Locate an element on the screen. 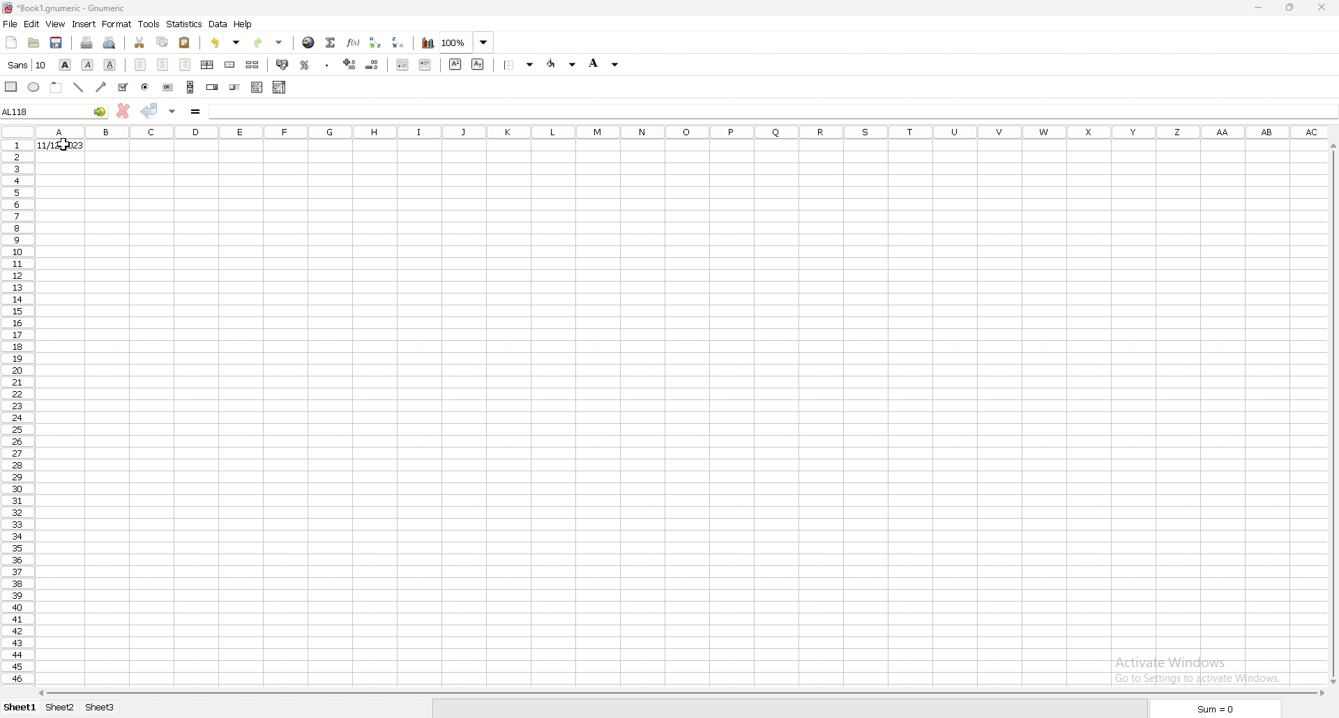  centre horizontally is located at coordinates (207, 65).